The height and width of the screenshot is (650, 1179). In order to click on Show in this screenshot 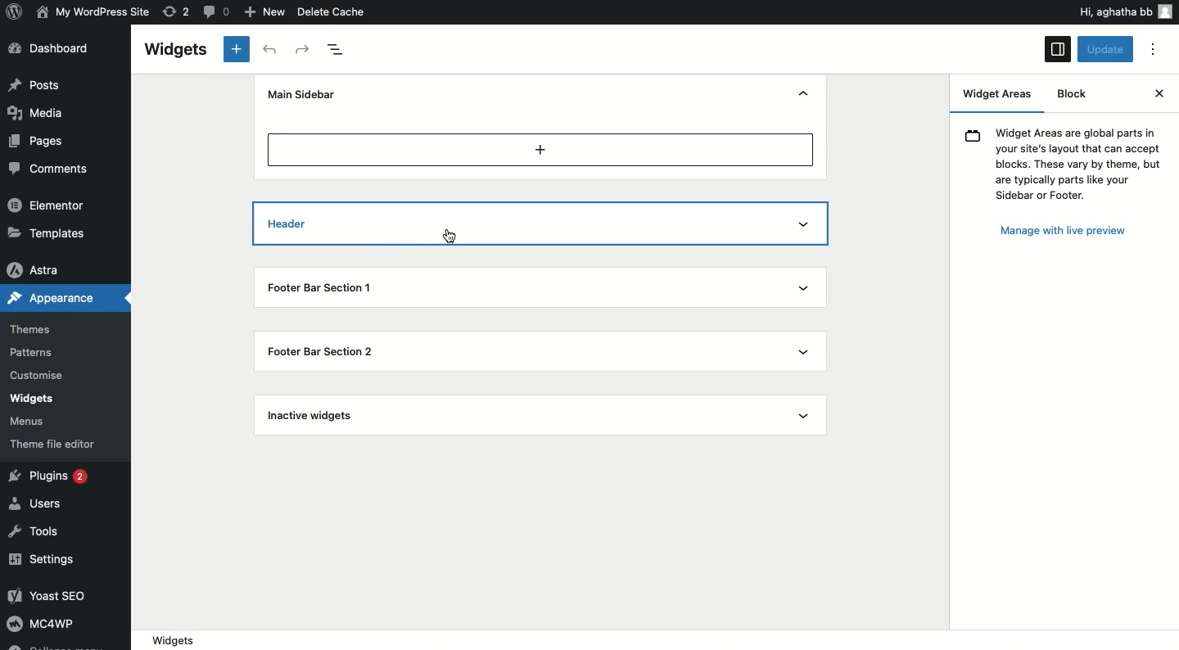, I will do `click(801, 351)`.